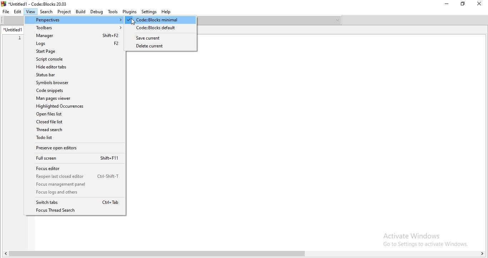  What do you see at coordinates (75, 98) in the screenshot?
I see `Man pages viewer ` at bounding box center [75, 98].